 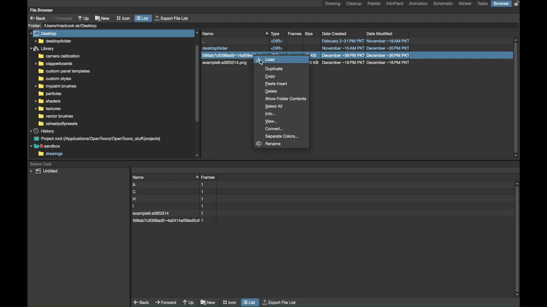 What do you see at coordinates (277, 84) in the screenshot?
I see `paste insert` at bounding box center [277, 84].